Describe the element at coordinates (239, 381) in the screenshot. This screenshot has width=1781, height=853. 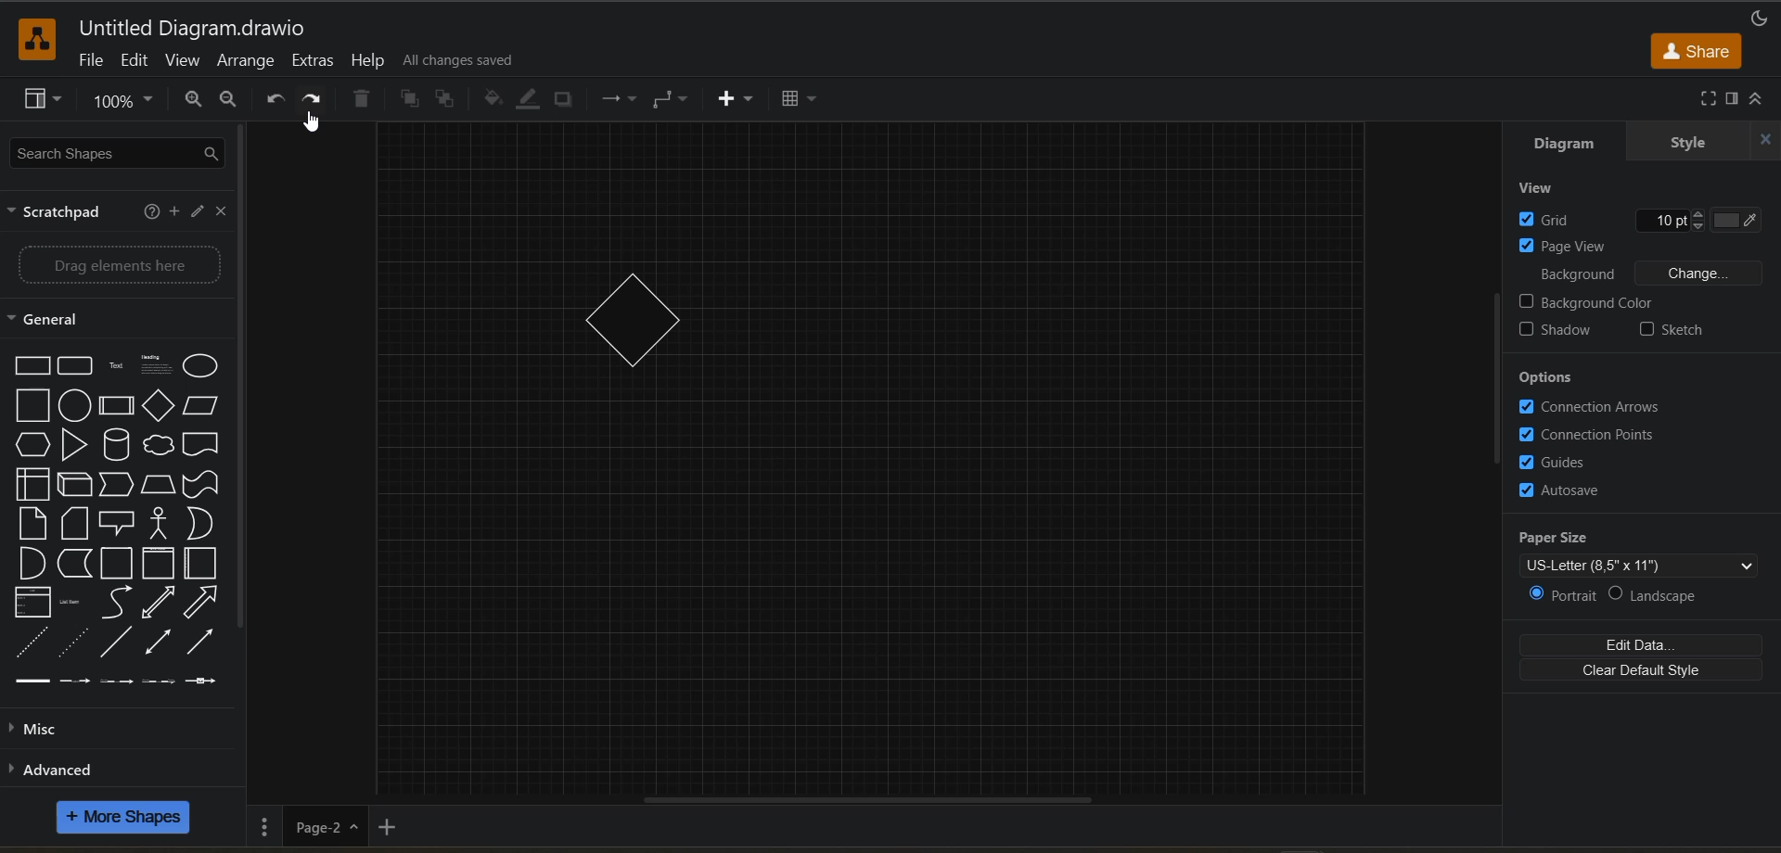
I see `vertical scroll bar` at that location.